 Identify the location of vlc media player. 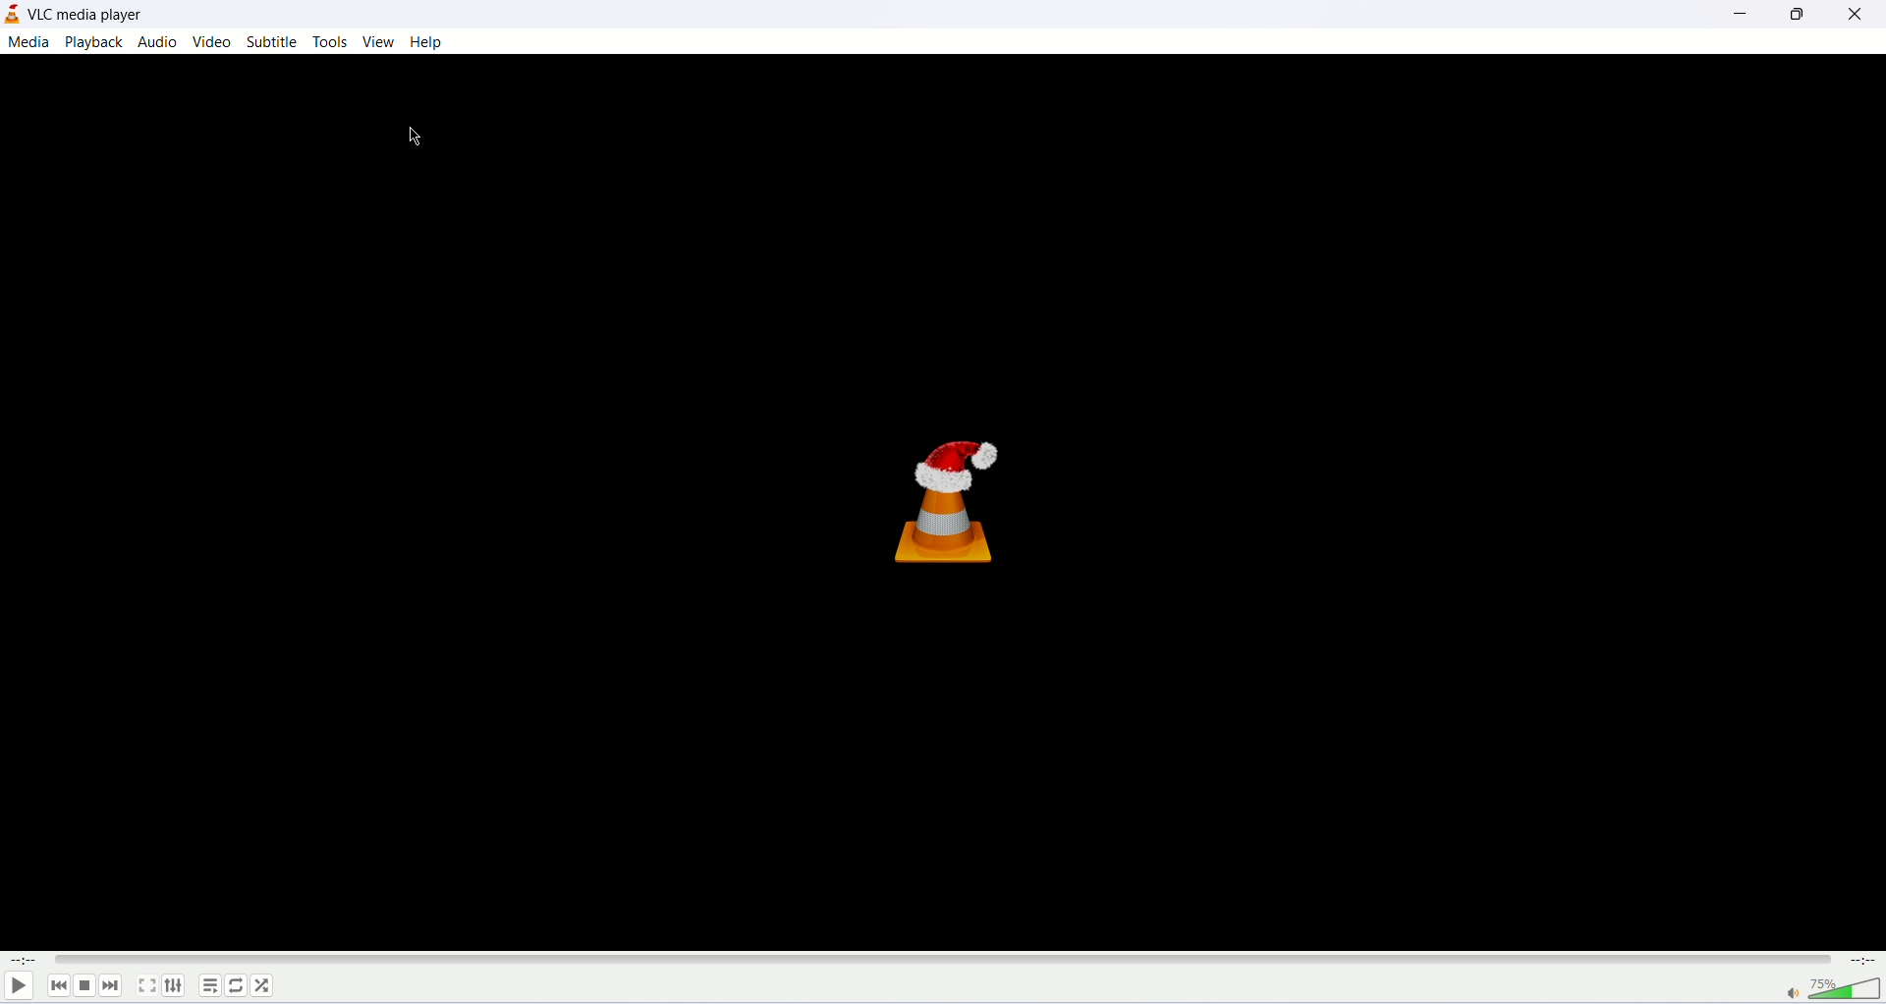
(91, 15).